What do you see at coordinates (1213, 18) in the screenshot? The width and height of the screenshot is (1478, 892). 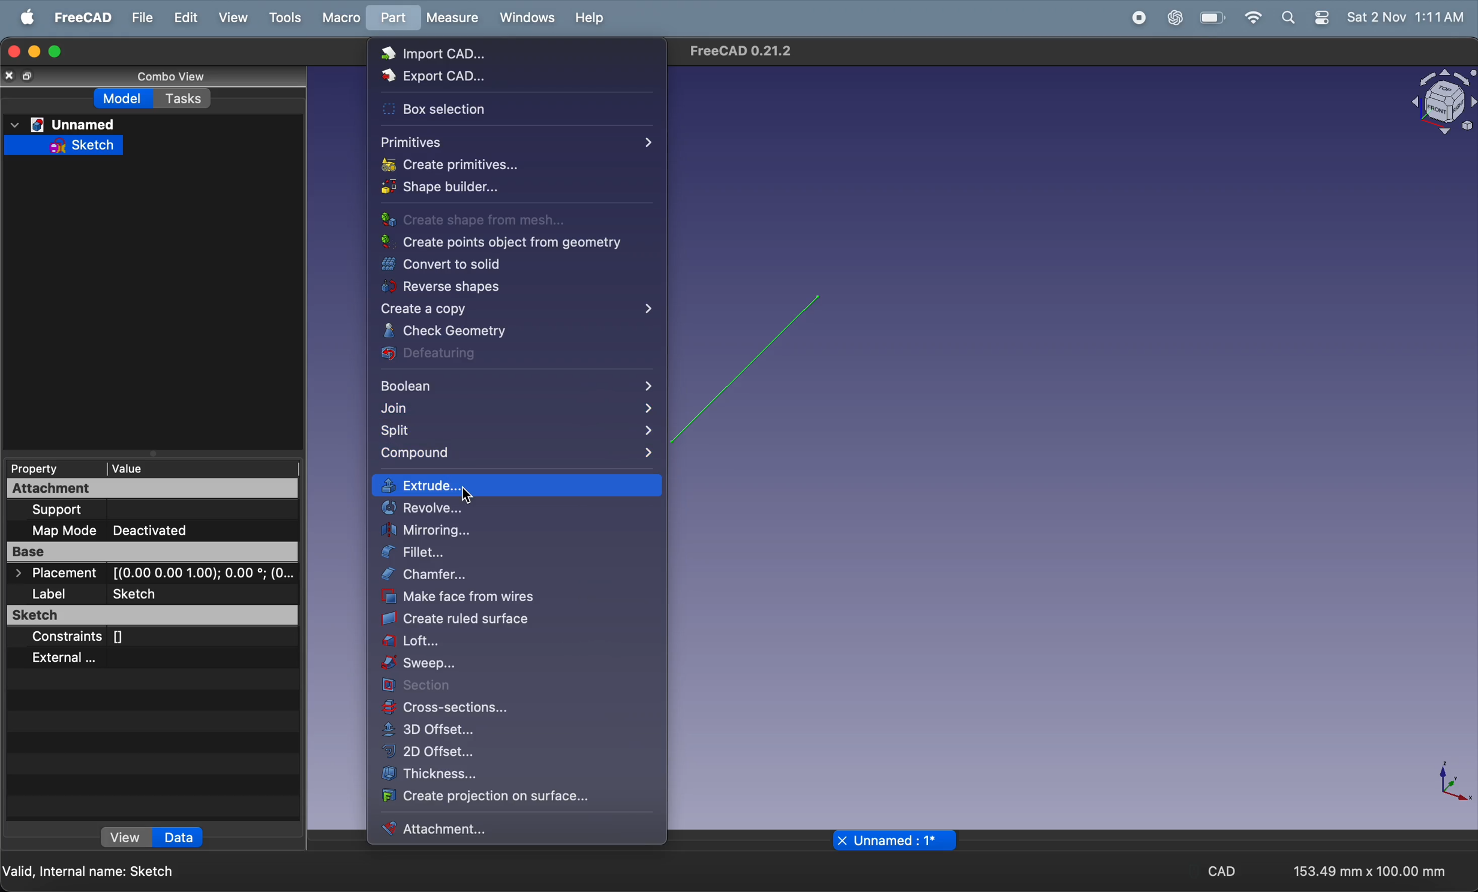 I see `battery` at bounding box center [1213, 18].